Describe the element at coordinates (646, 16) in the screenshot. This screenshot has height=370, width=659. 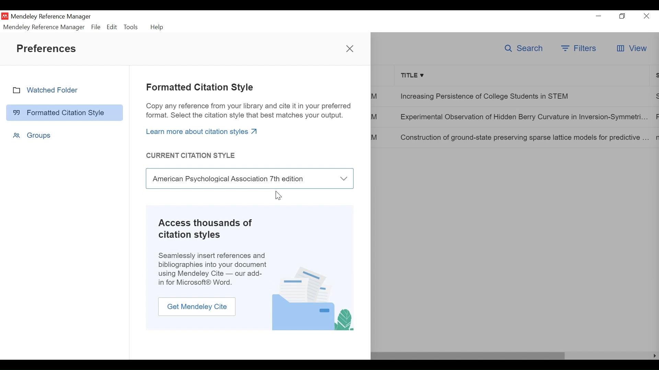
I see `Close` at that location.